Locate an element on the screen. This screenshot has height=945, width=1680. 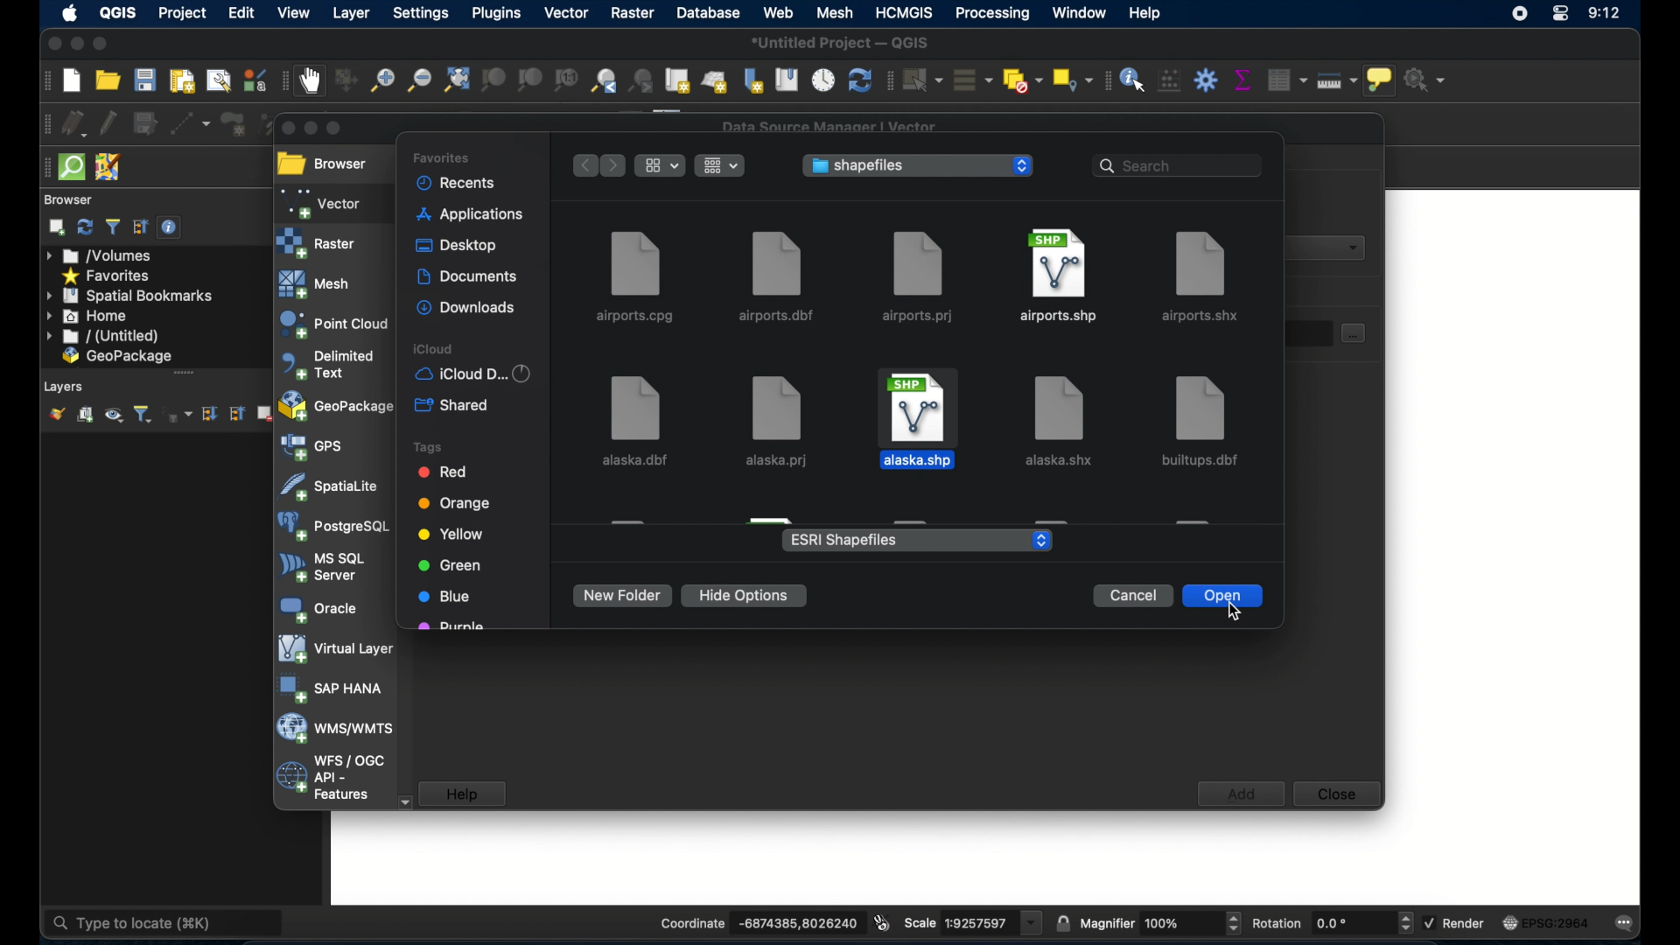
wfs/ogc api - features is located at coordinates (330, 778).